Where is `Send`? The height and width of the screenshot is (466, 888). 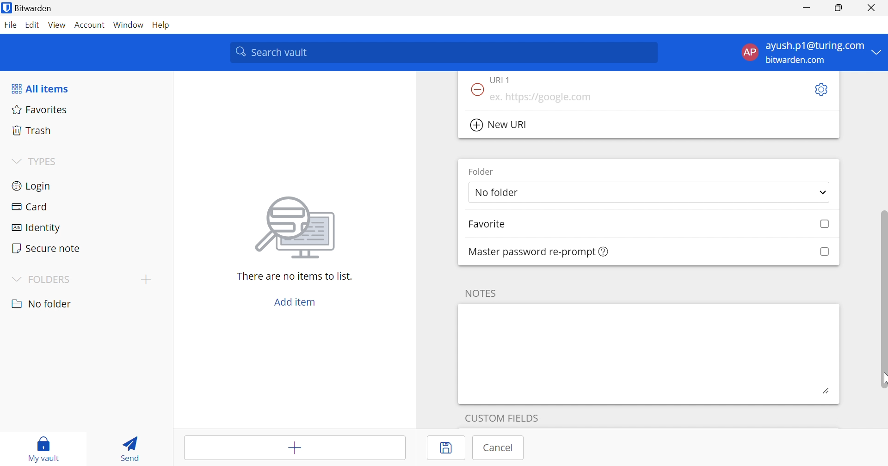
Send is located at coordinates (127, 447).